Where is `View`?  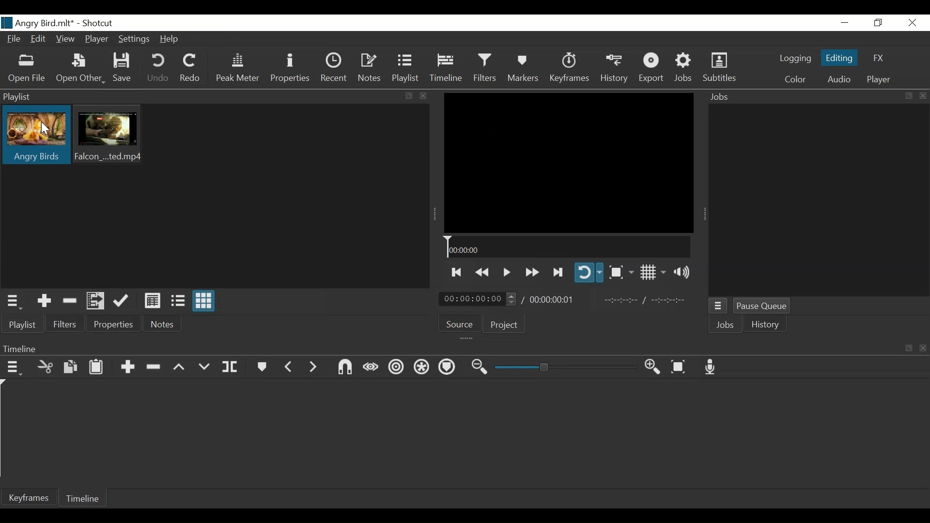
View is located at coordinates (65, 39).